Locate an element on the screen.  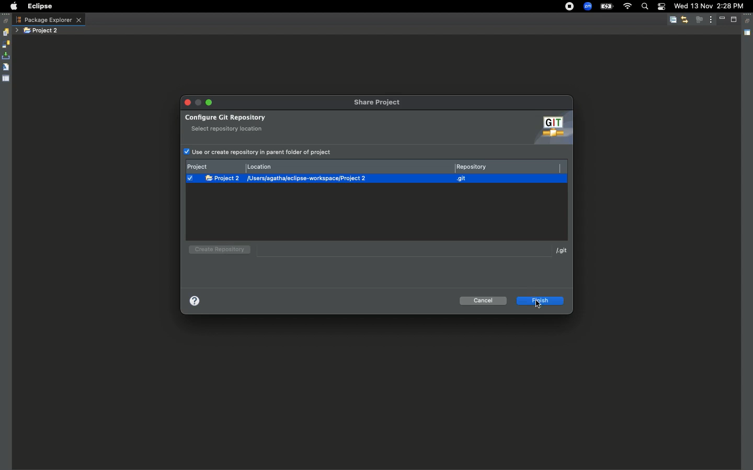
Eclipse is located at coordinates (39, 6).